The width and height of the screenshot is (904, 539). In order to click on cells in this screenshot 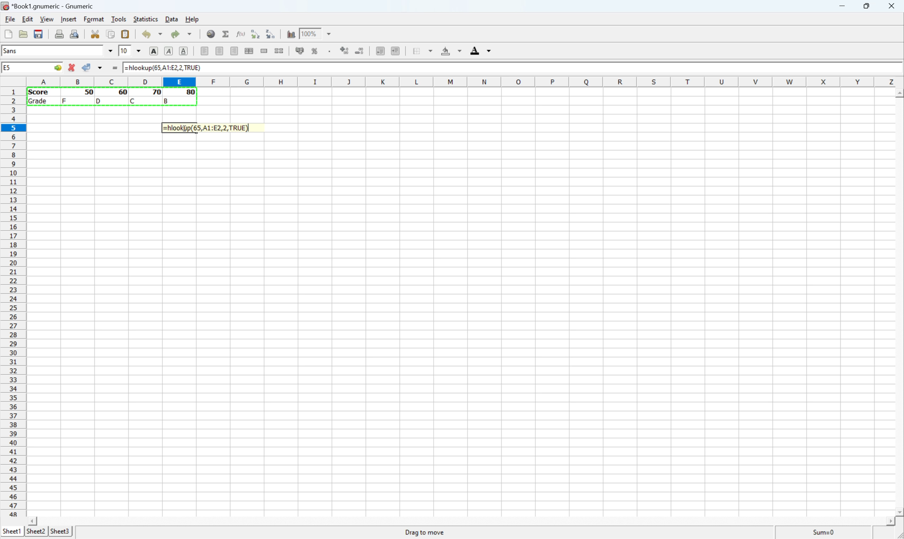, I will do `click(93, 128)`.